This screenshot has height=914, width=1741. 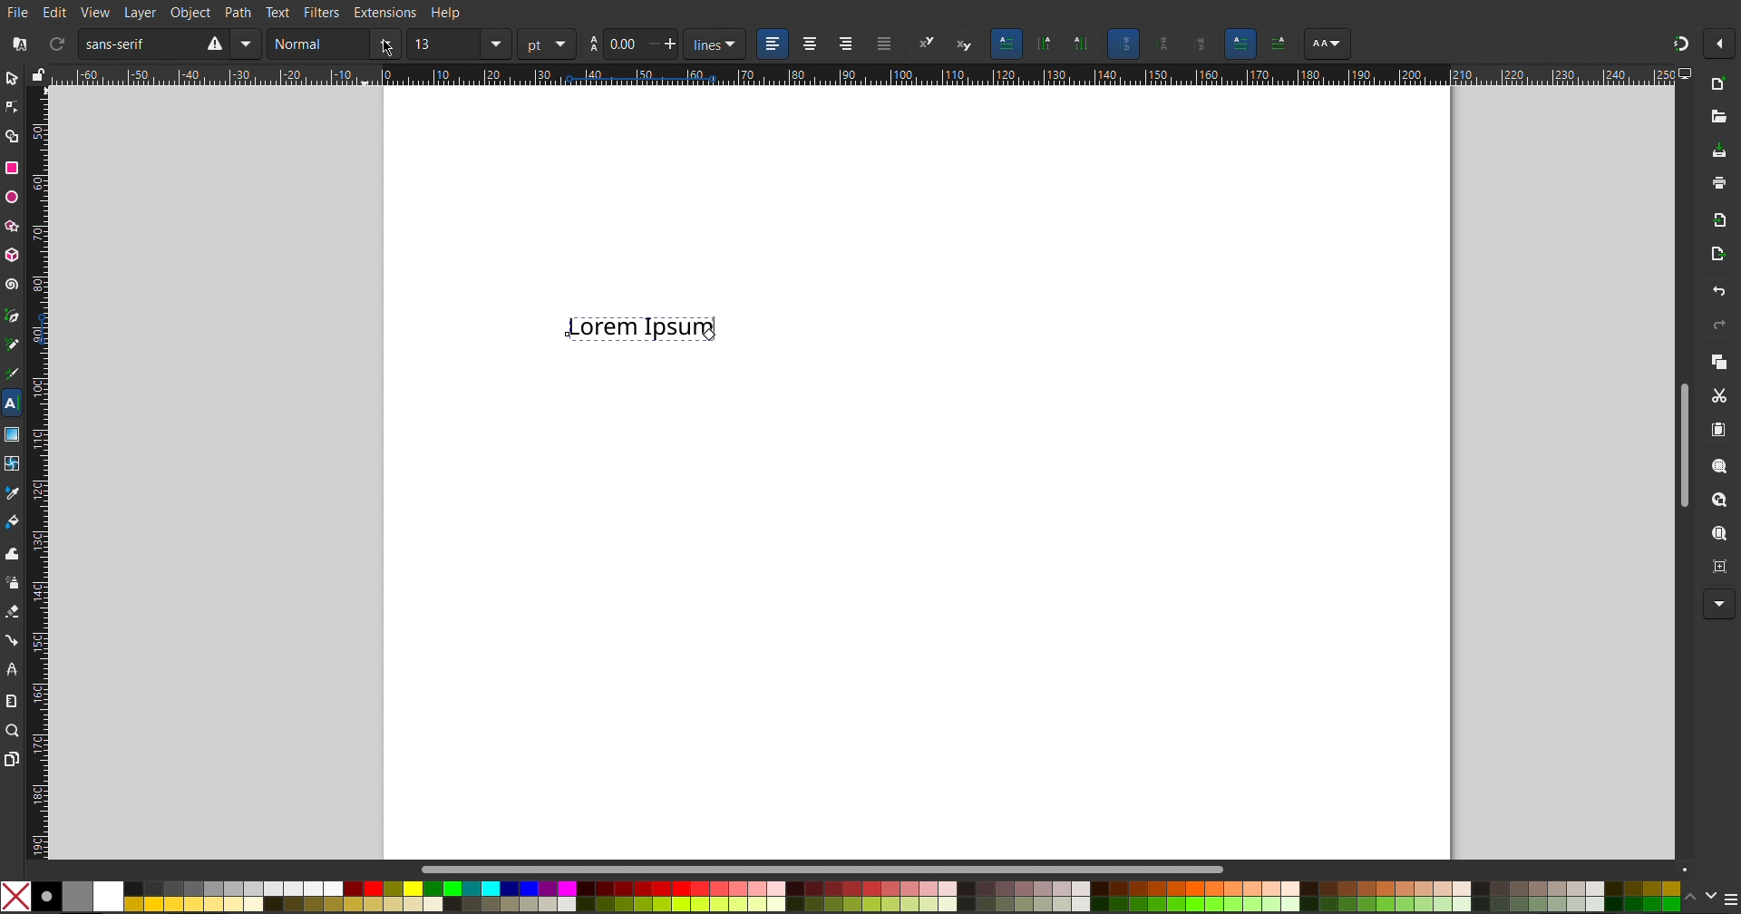 What do you see at coordinates (17, 44) in the screenshot?
I see `Select Font Collections` at bounding box center [17, 44].